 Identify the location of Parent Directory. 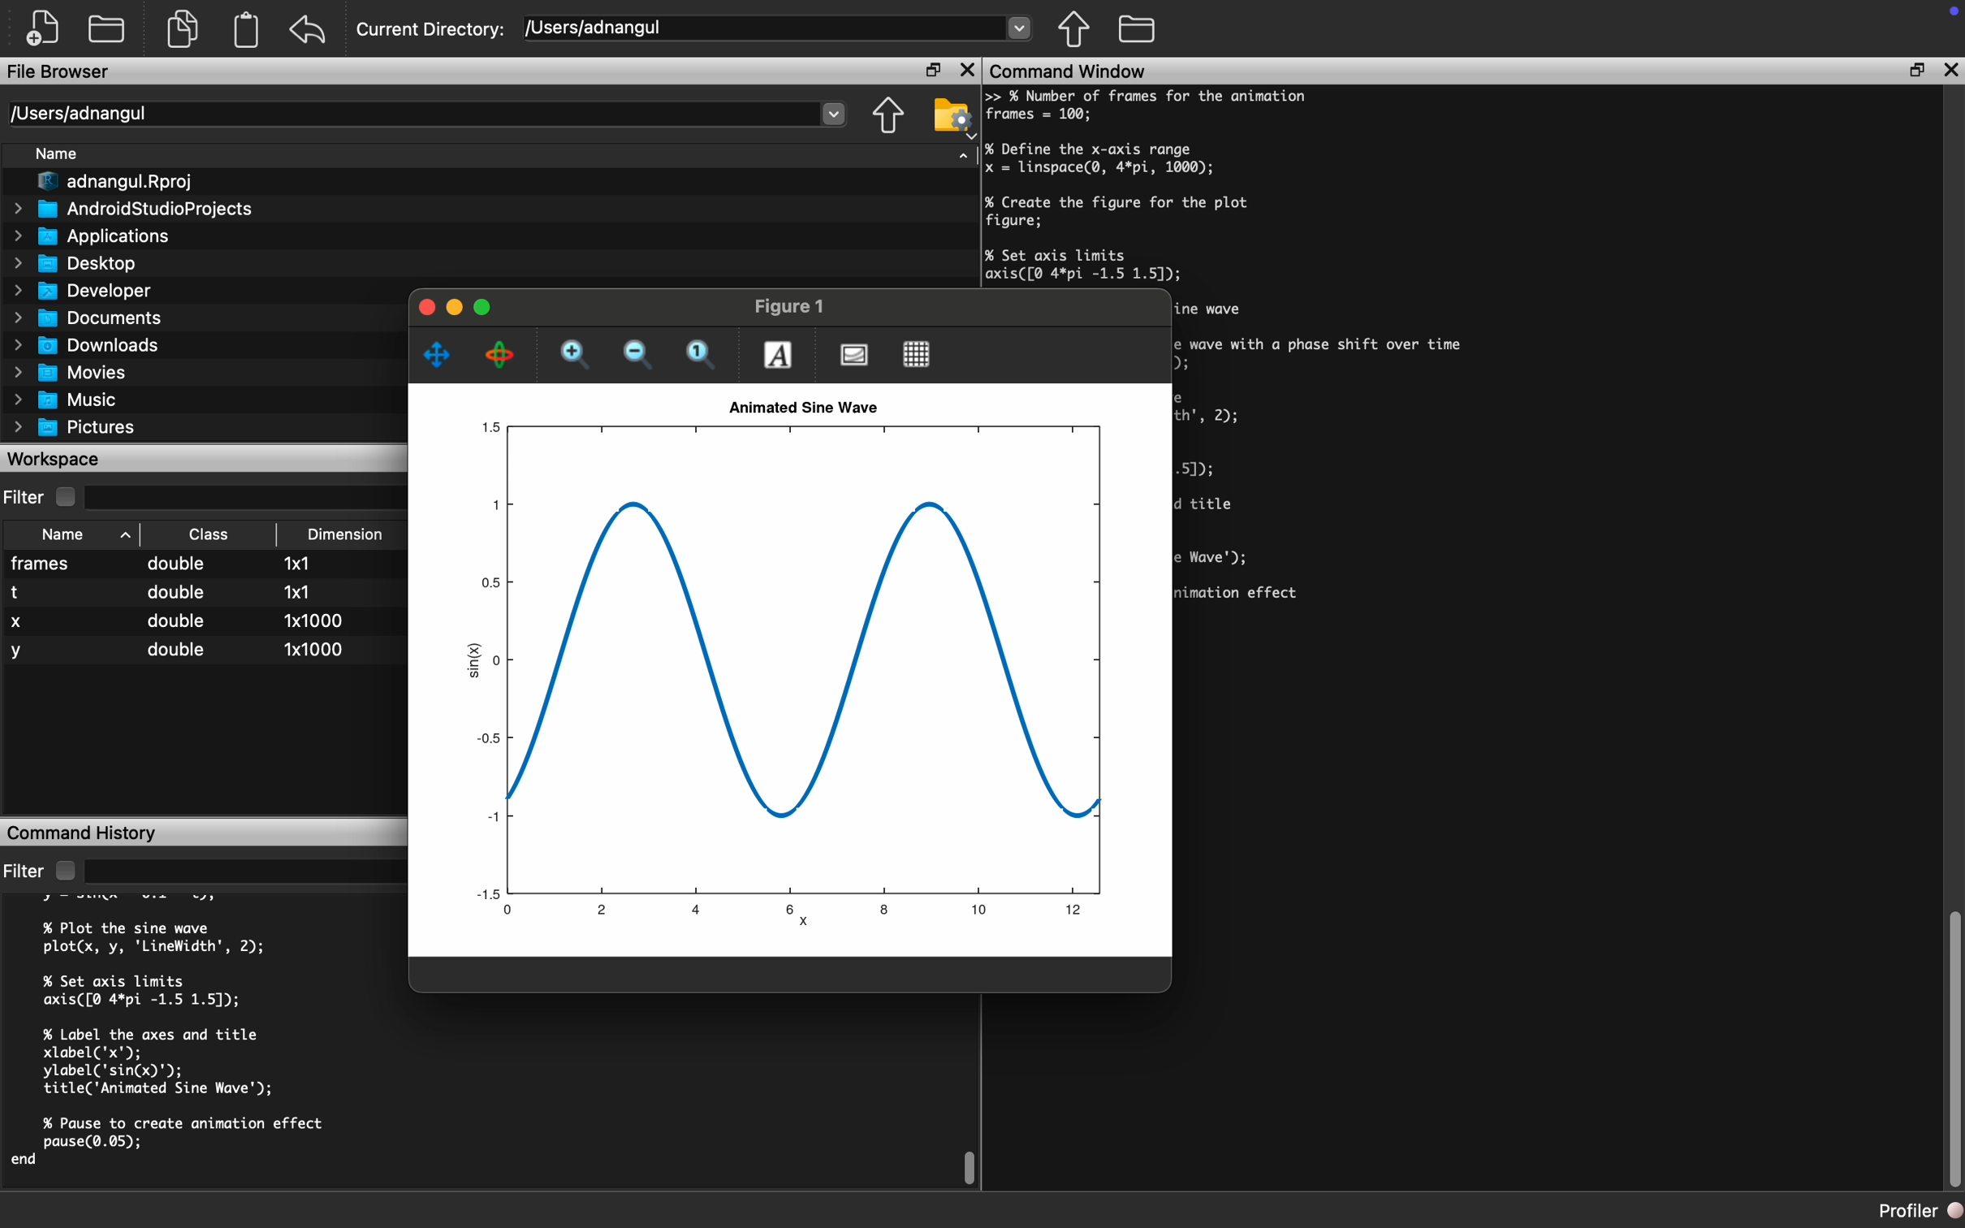
(887, 117).